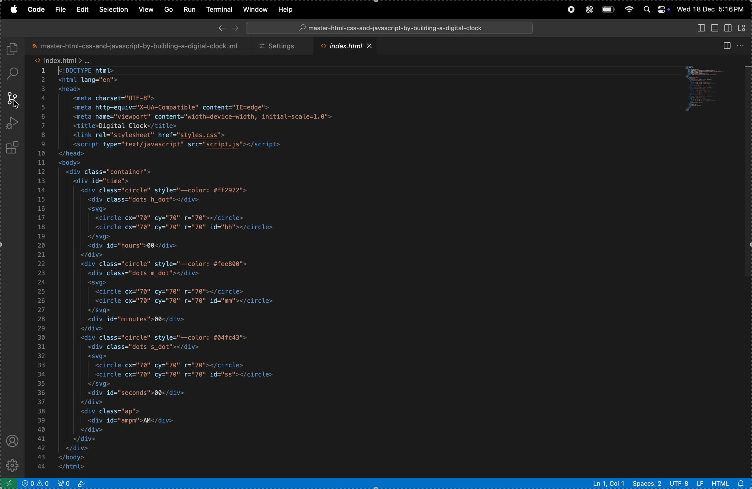  What do you see at coordinates (91, 255) in the screenshot?
I see `</div>` at bounding box center [91, 255].